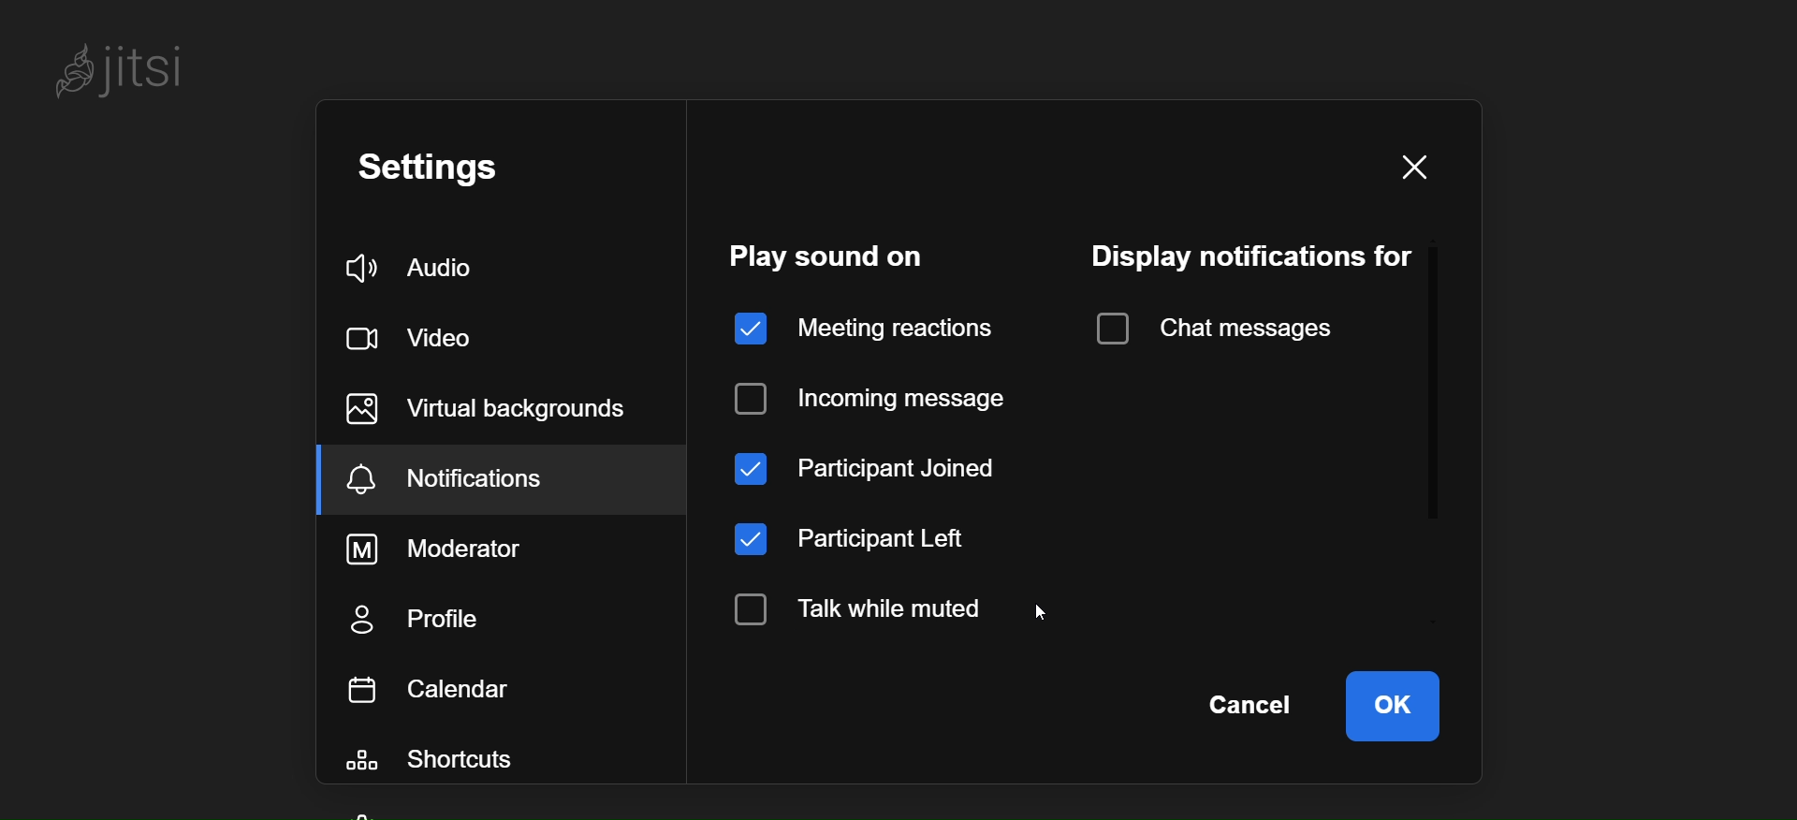 This screenshot has width=1797, height=820. What do you see at coordinates (133, 75) in the screenshot?
I see `jitsi` at bounding box center [133, 75].